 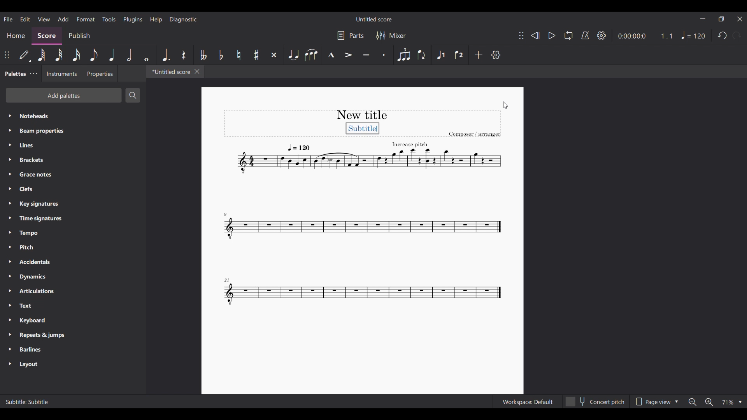 I want to click on Accidentals, so click(x=73, y=262).